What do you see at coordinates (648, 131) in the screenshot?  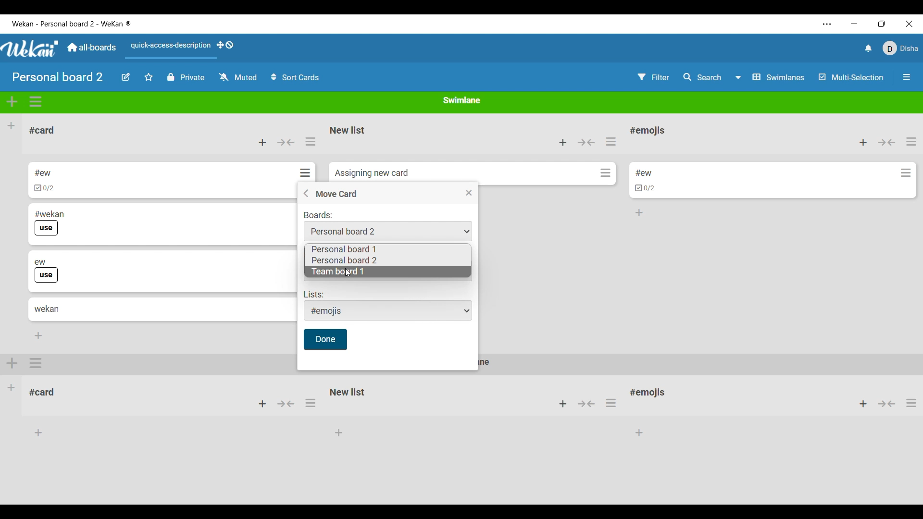 I see `List name` at bounding box center [648, 131].